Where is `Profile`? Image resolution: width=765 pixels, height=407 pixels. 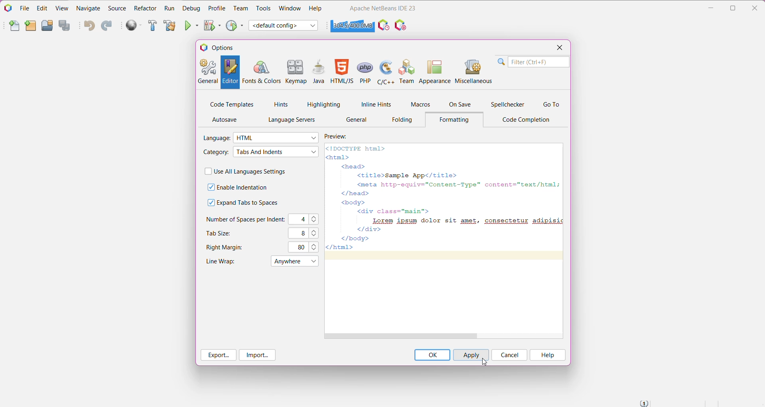 Profile is located at coordinates (217, 8).